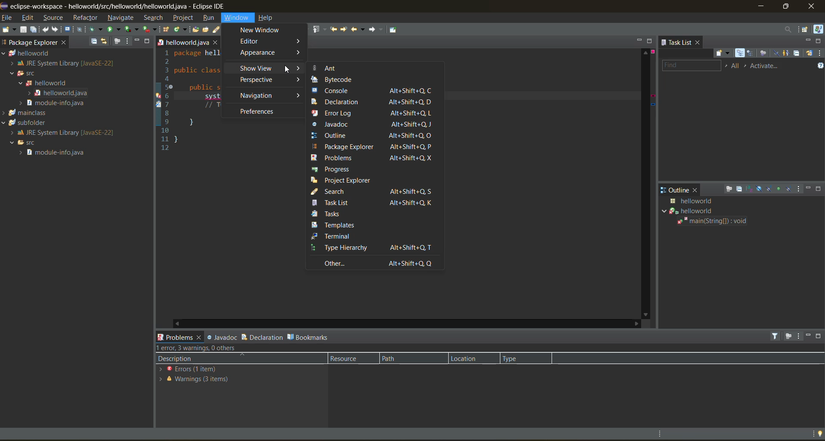  I want to click on helloworld, so click(709, 211).